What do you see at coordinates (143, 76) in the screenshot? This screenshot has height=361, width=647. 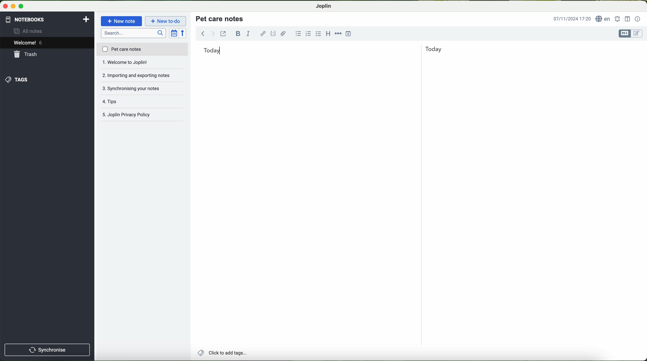 I see `synchronising your notes` at bounding box center [143, 76].